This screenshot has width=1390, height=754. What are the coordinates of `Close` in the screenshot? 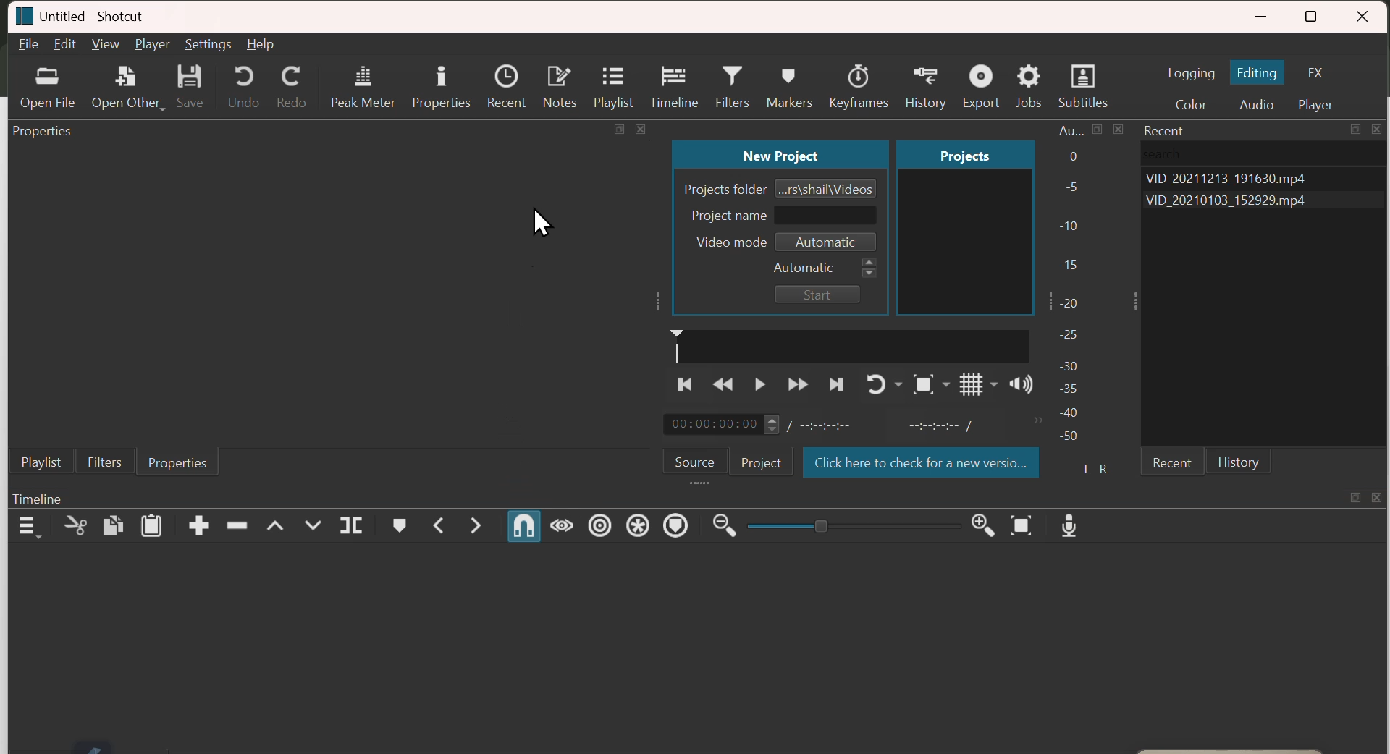 It's located at (1119, 130).